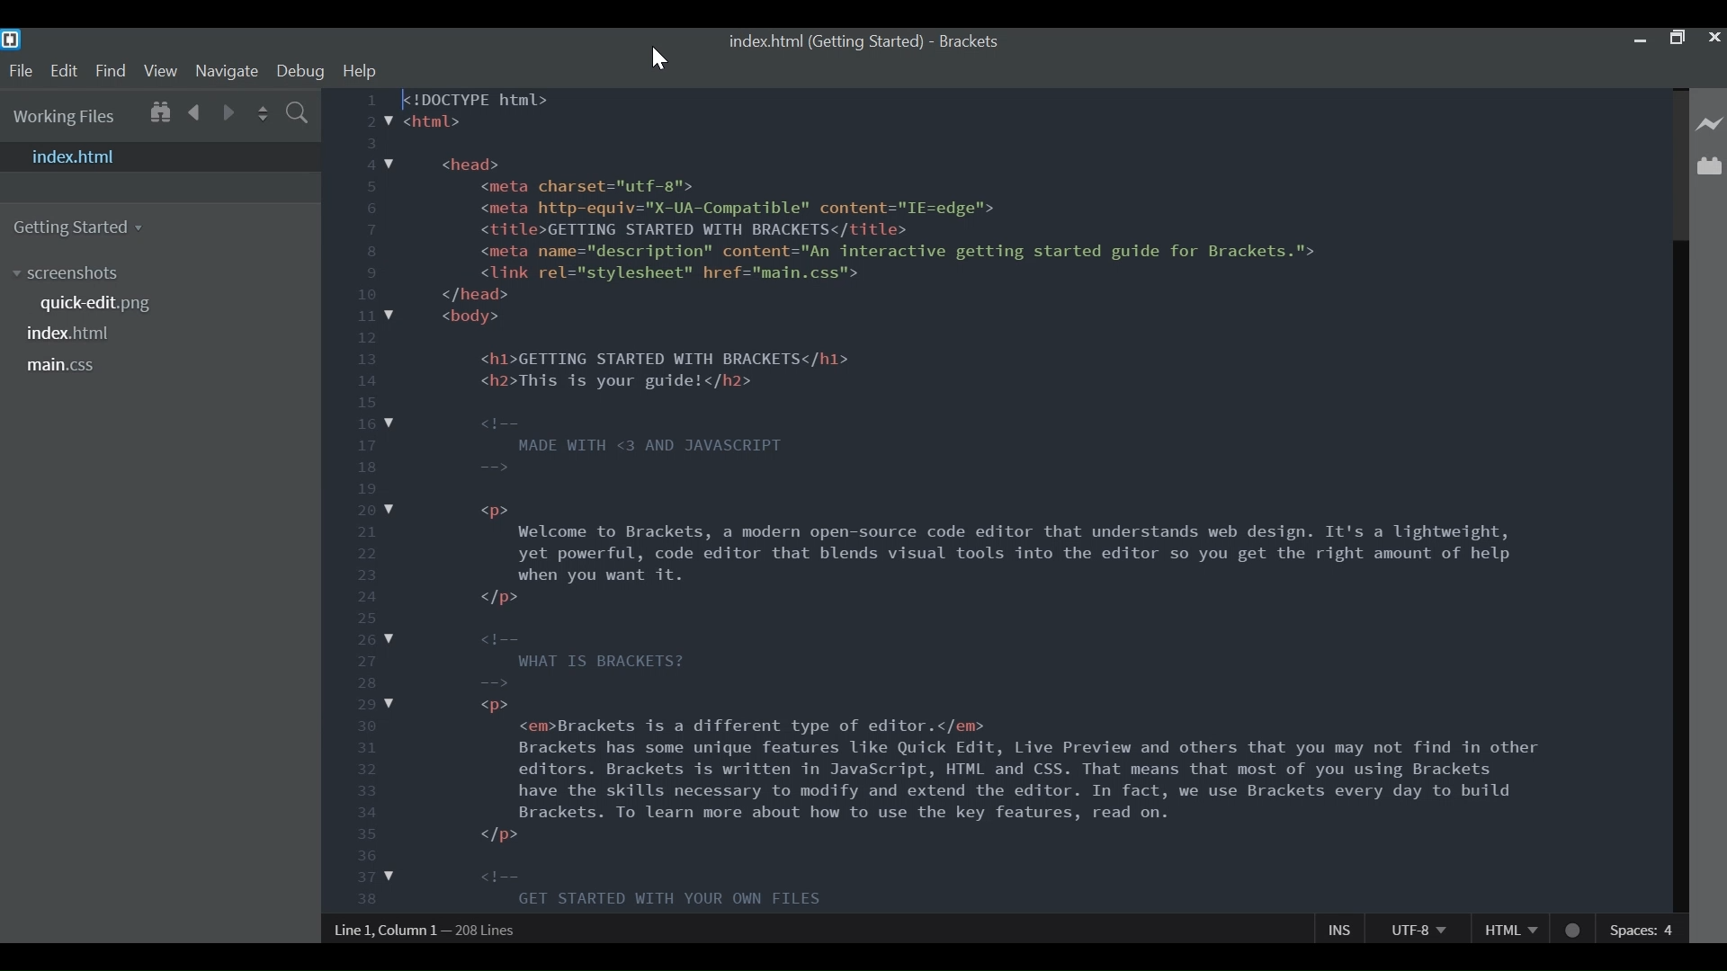 This screenshot has width=1727, height=971. Describe the element at coordinates (1710, 124) in the screenshot. I see `Live Preview ` at that location.